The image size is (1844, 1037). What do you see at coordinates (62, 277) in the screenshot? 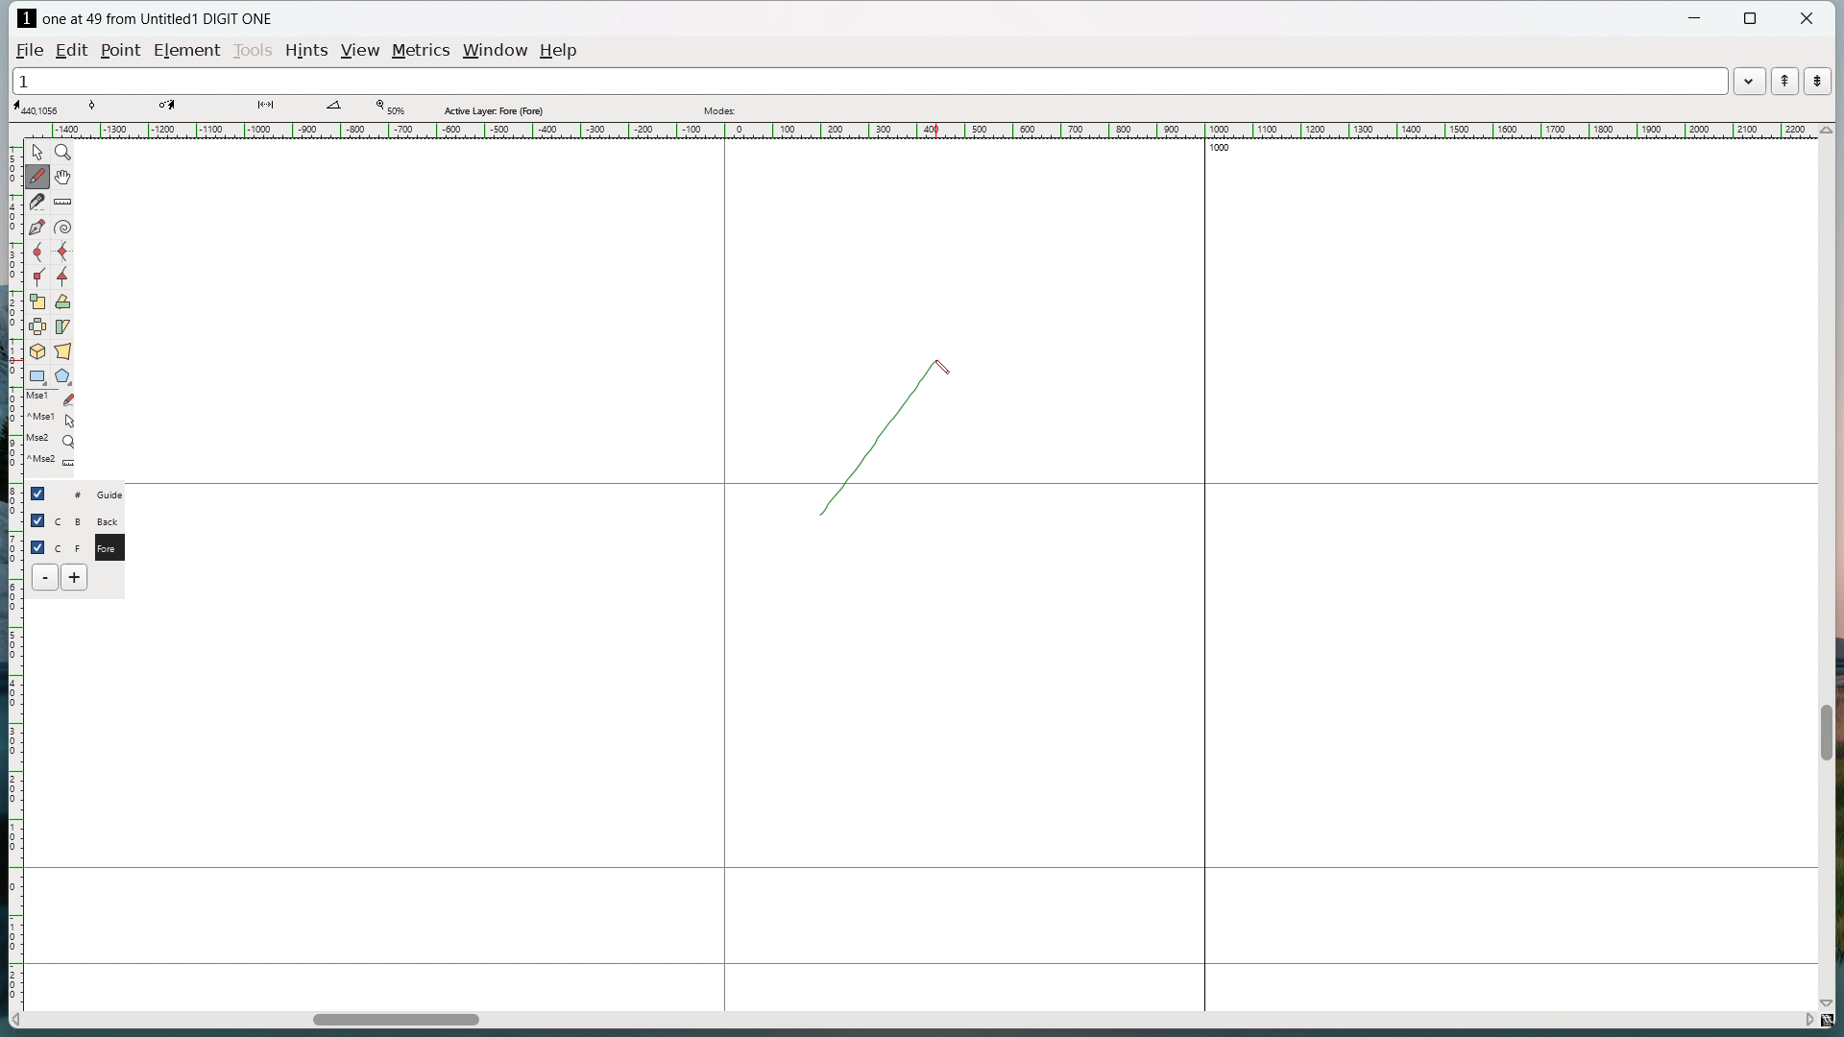
I see `add a tangent point` at bounding box center [62, 277].